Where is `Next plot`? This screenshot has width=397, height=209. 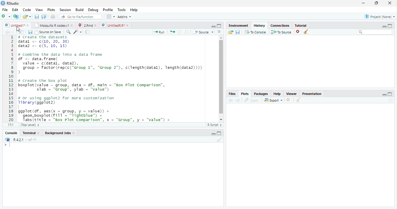
Next plot is located at coordinates (238, 100).